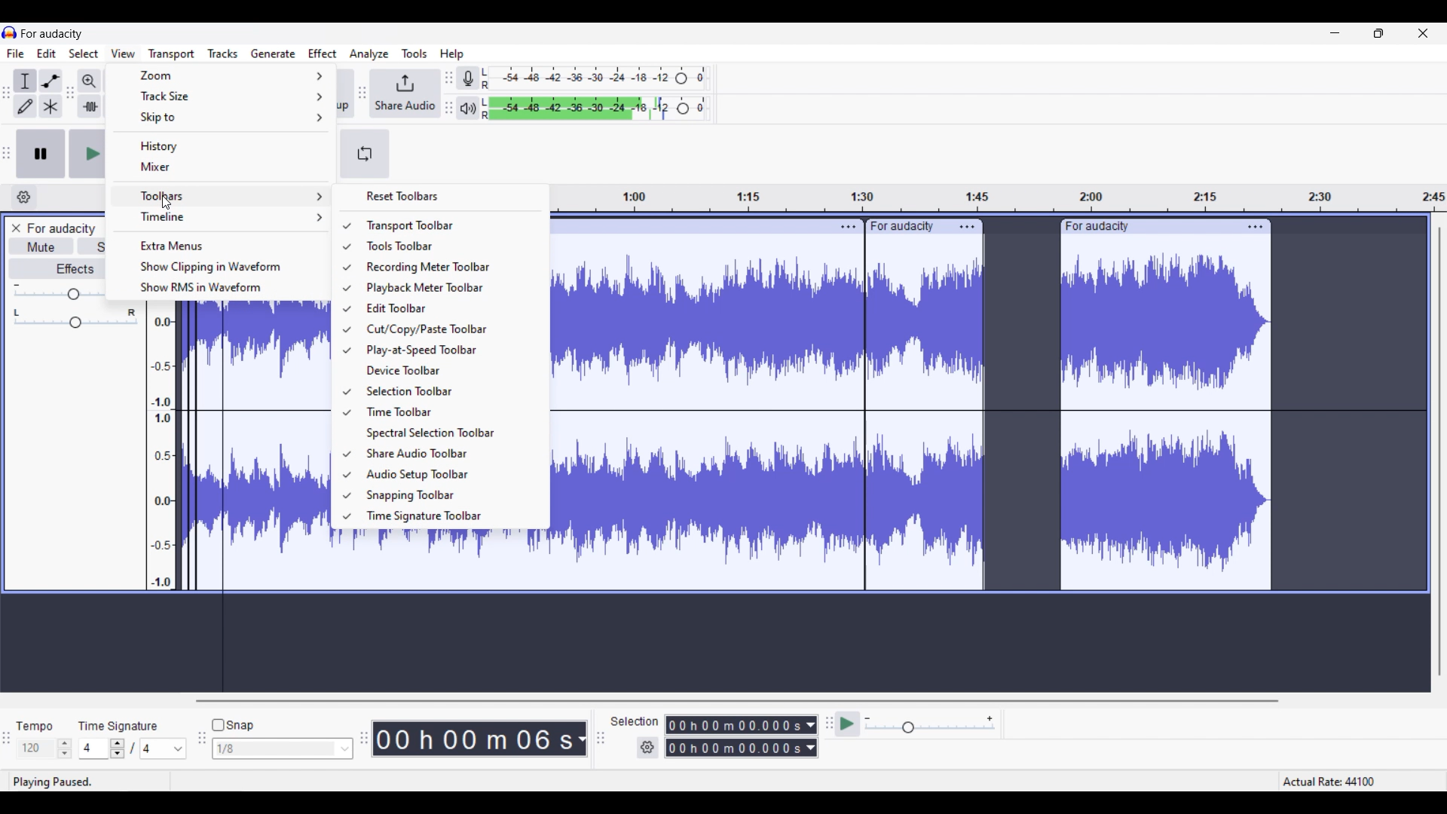 The height and width of the screenshot is (814, 1447). What do you see at coordinates (915, 421) in the screenshot?
I see `track waveform` at bounding box center [915, 421].